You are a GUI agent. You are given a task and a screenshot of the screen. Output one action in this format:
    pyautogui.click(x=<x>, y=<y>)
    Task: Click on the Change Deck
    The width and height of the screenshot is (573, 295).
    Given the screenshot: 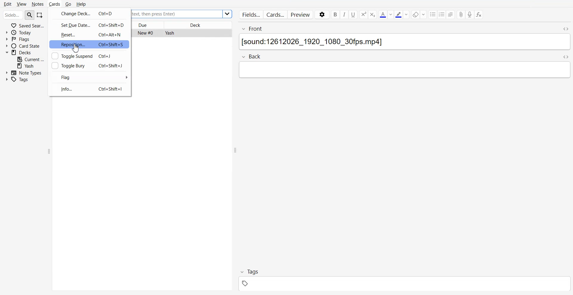 What is the action you would take?
    pyautogui.click(x=70, y=13)
    